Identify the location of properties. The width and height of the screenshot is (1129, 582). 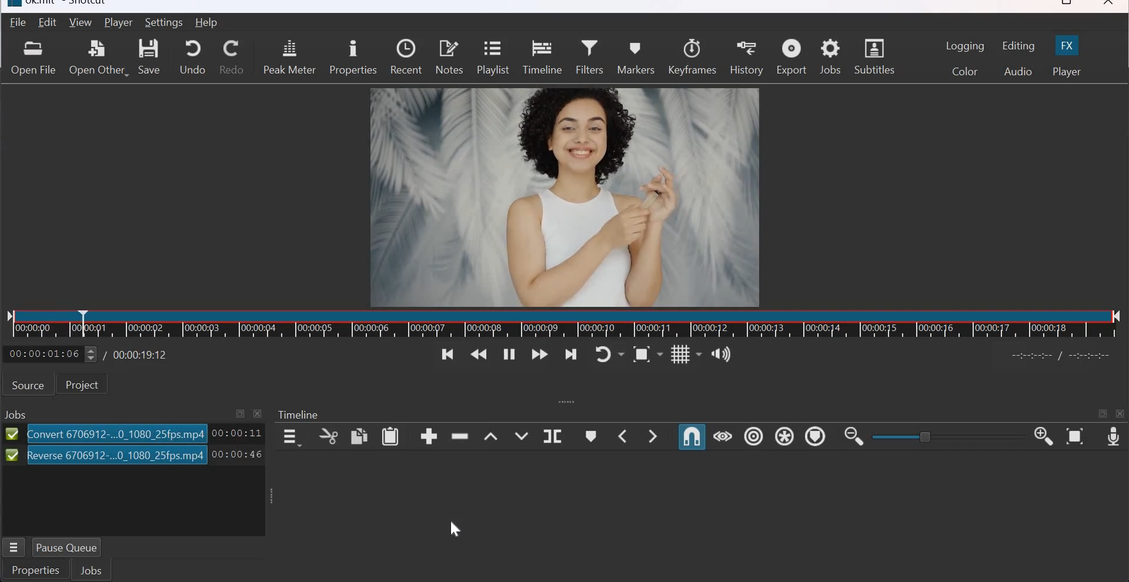
(352, 58).